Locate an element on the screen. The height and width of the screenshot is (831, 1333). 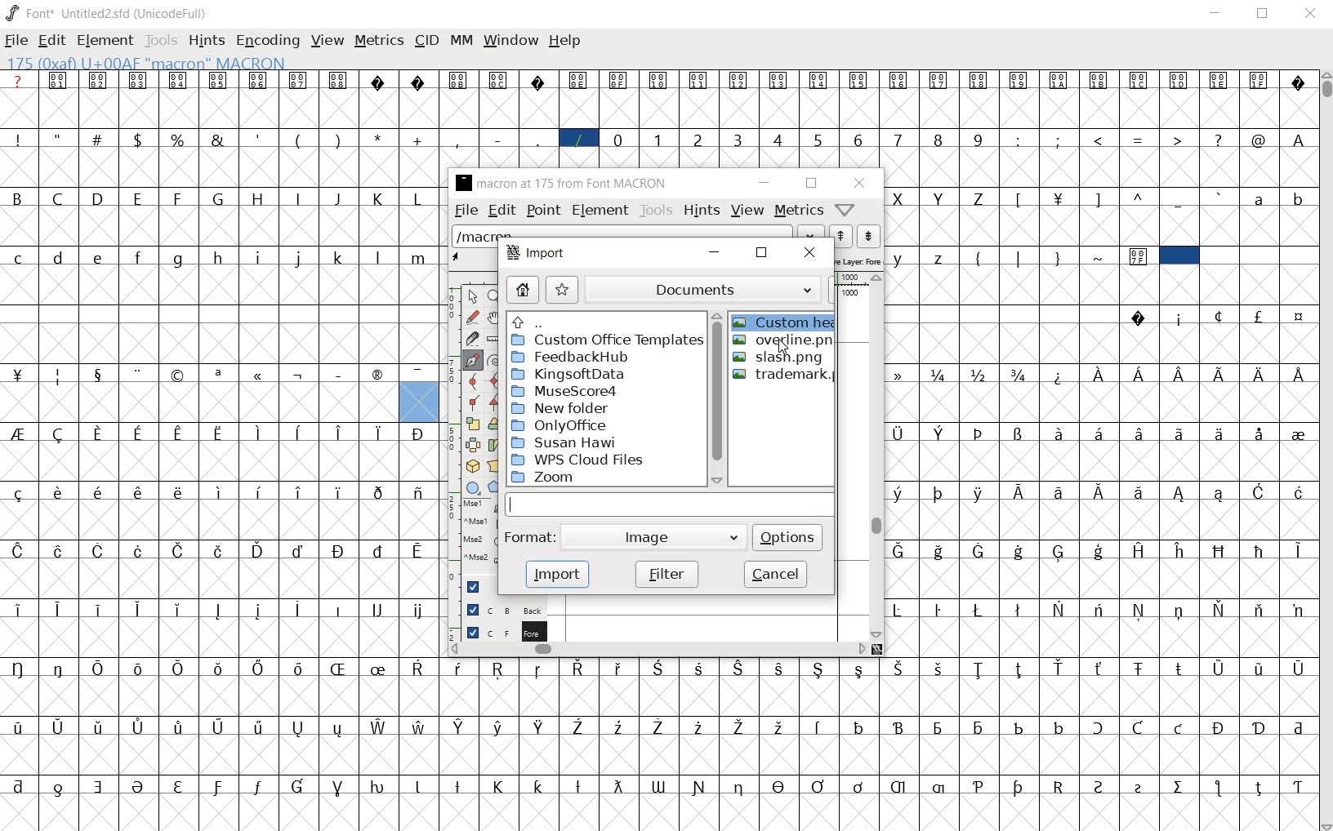
image is located at coordinates (636, 536).